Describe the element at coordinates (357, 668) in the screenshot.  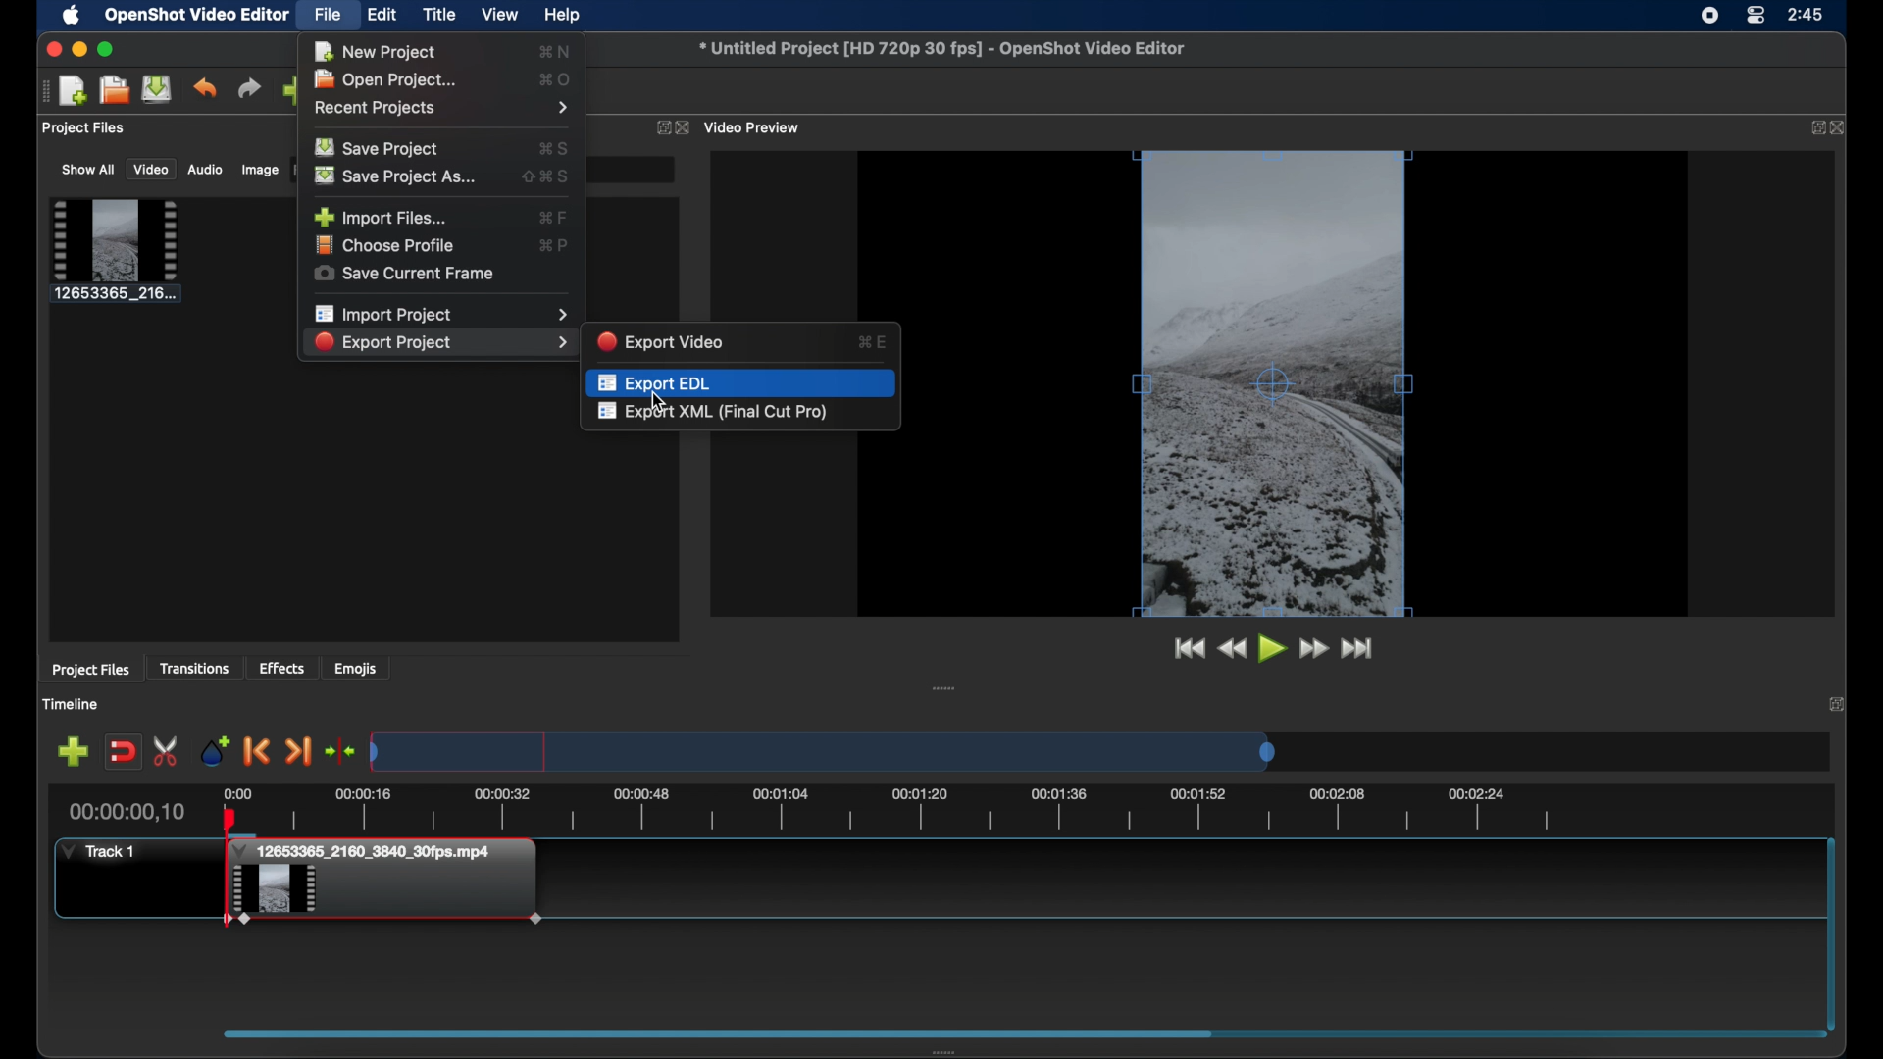
I see `emojis` at that location.